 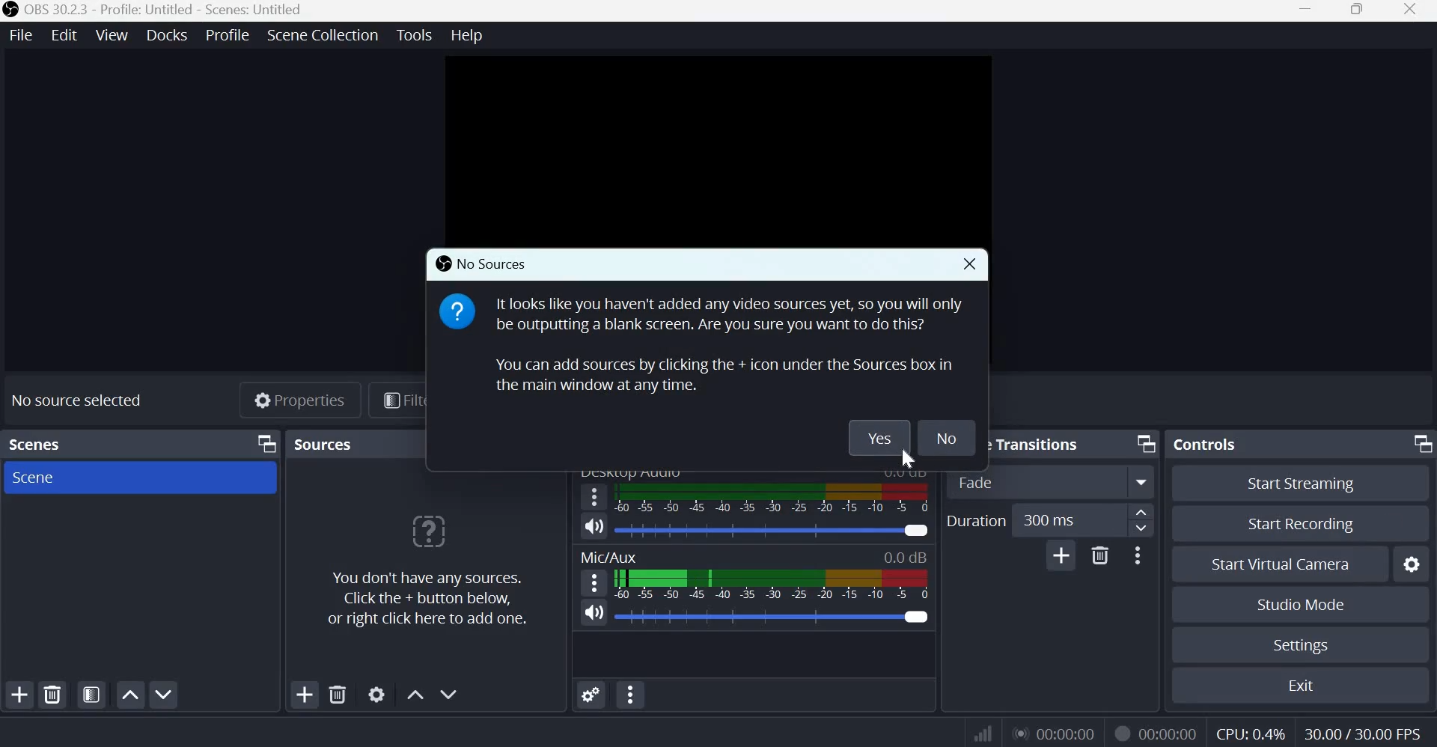 What do you see at coordinates (977, 520) in the screenshot?
I see `Duration` at bounding box center [977, 520].